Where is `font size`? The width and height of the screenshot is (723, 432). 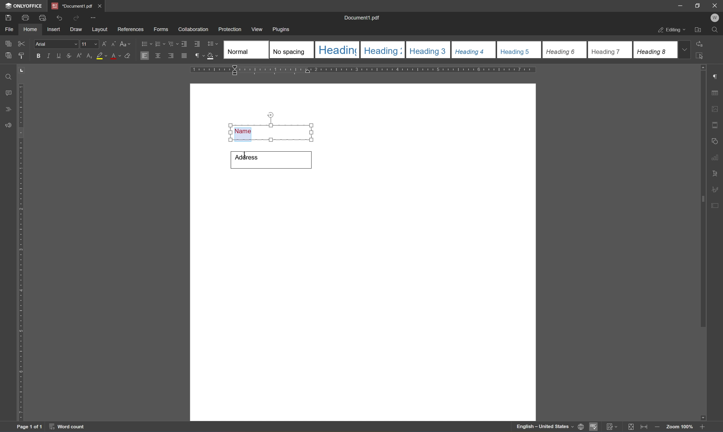
font size is located at coordinates (90, 44).